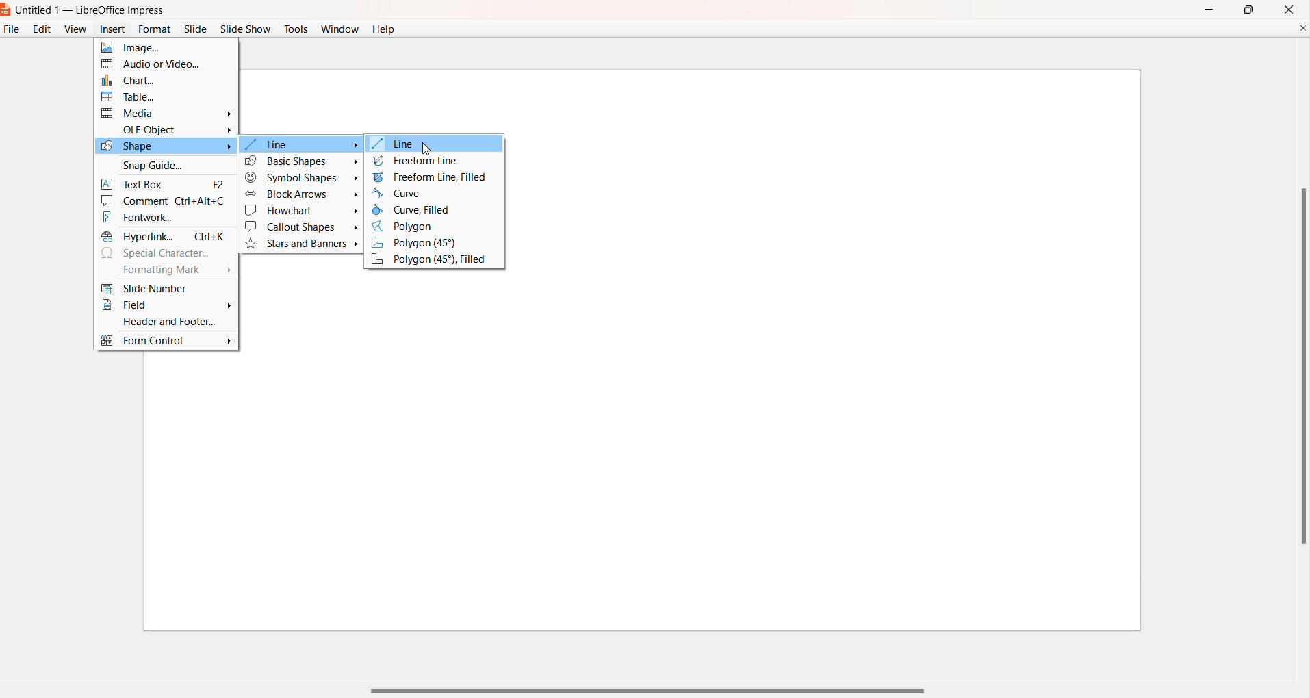  I want to click on Help, so click(385, 29).